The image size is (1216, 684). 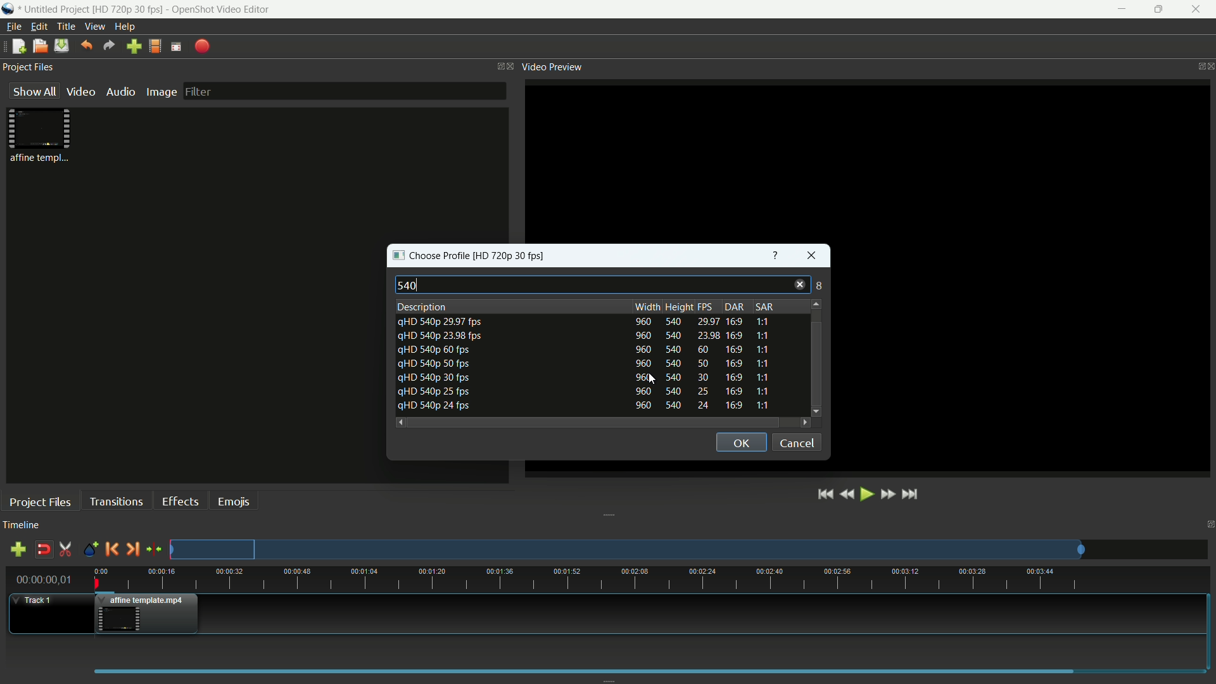 I want to click on scroll bar, so click(x=816, y=337).